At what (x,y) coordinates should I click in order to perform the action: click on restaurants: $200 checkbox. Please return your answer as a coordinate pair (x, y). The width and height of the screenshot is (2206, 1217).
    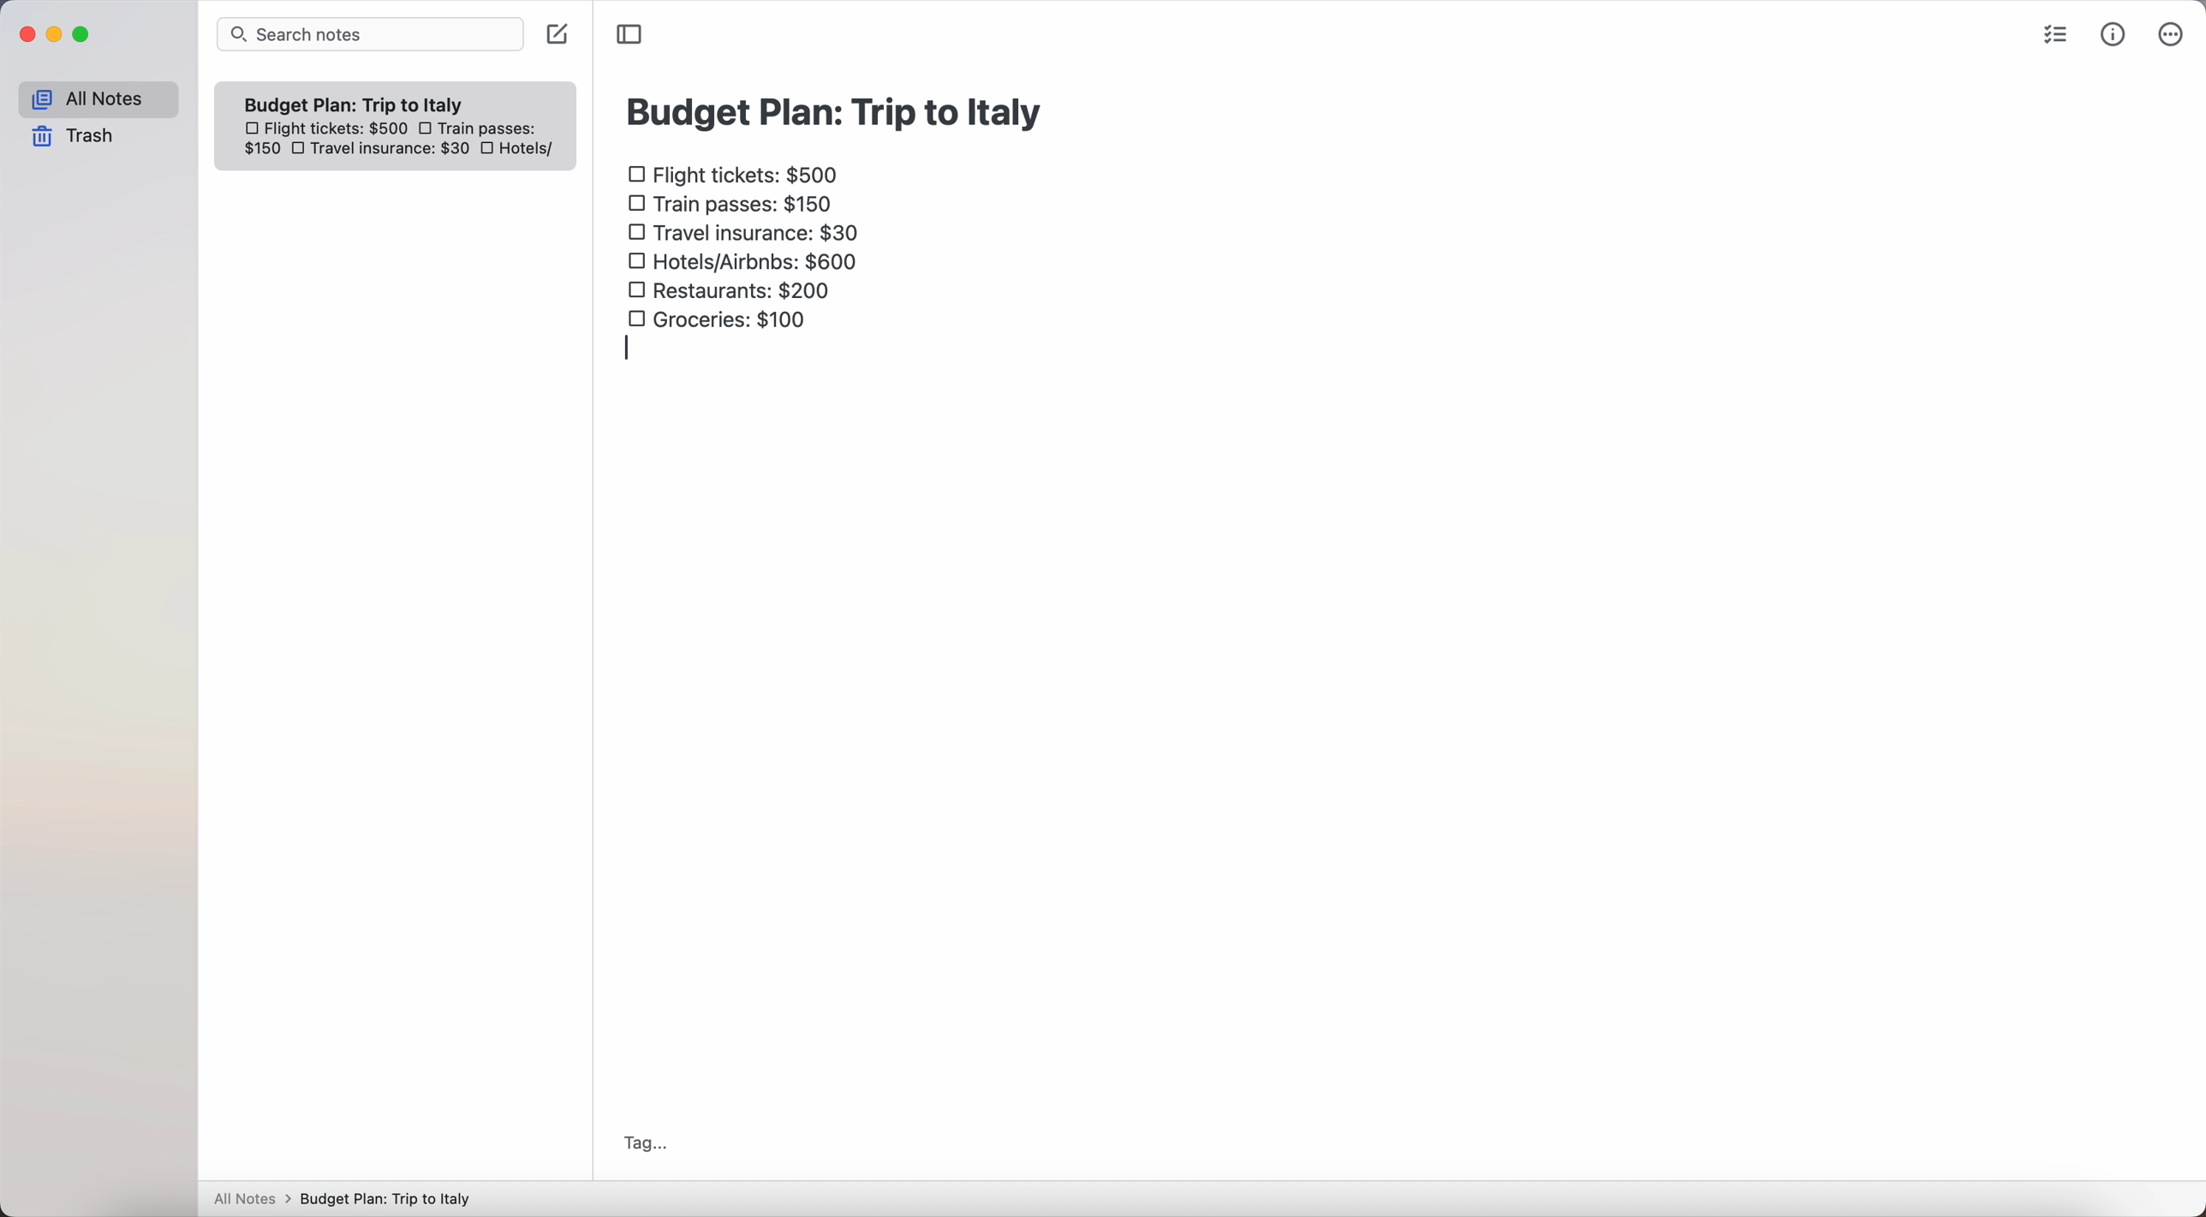
    Looking at the image, I should click on (730, 287).